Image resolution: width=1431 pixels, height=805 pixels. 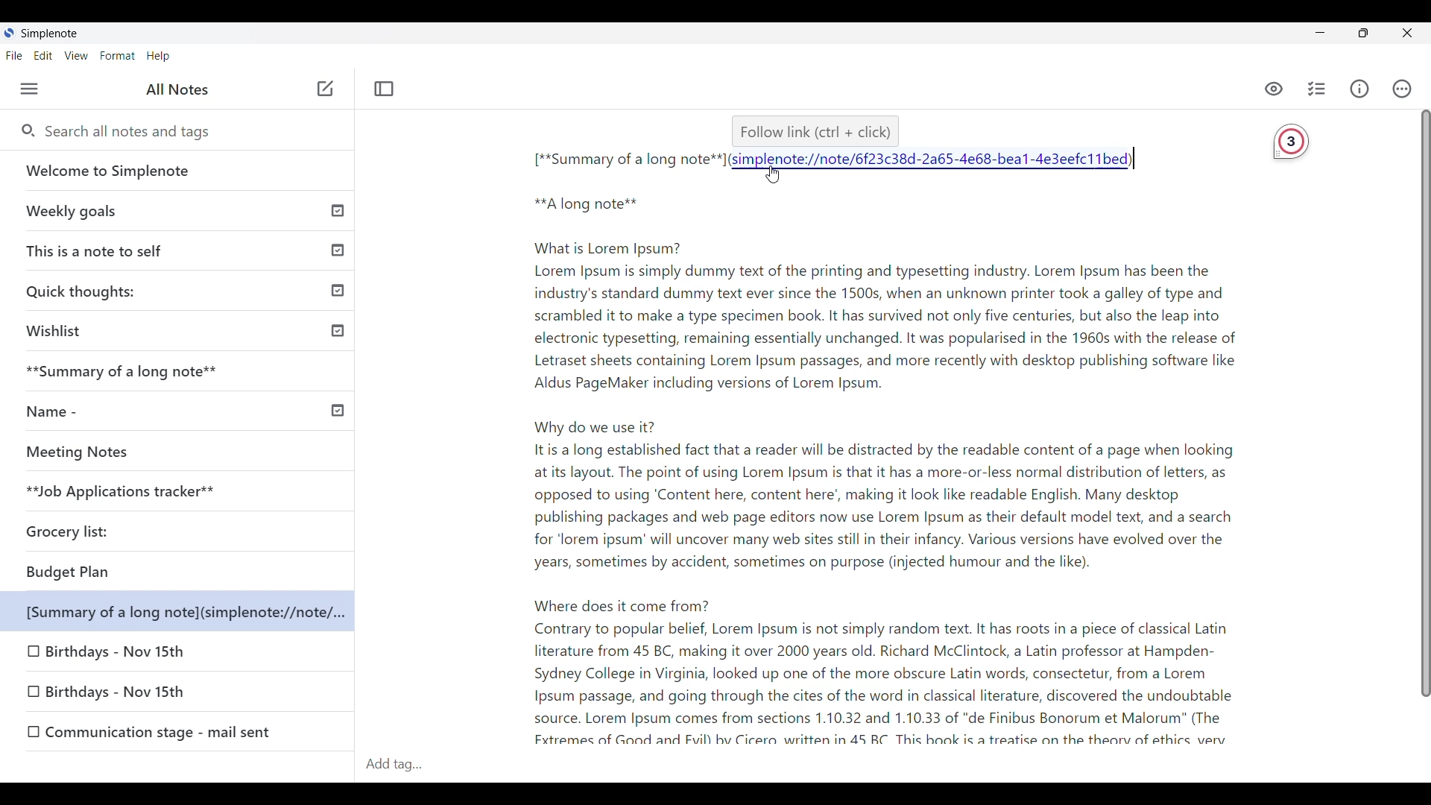 What do you see at coordinates (151, 452) in the screenshot?
I see `Meeting notes` at bounding box center [151, 452].